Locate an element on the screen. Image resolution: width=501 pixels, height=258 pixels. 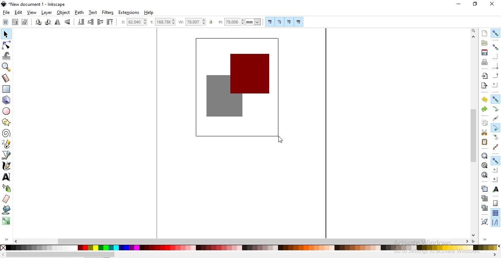
enable snapping is located at coordinates (496, 33).